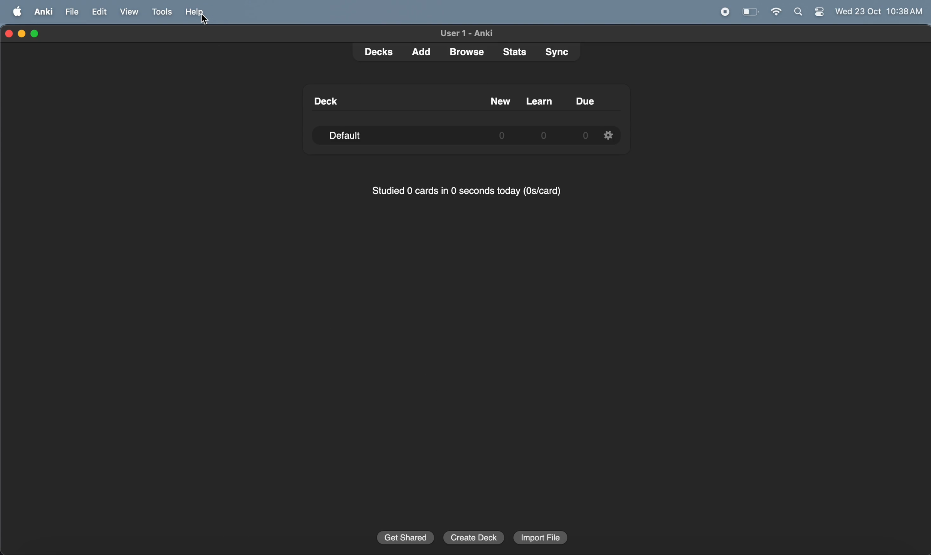 The image size is (931, 555). Describe the element at coordinates (354, 136) in the screenshot. I see `default` at that location.